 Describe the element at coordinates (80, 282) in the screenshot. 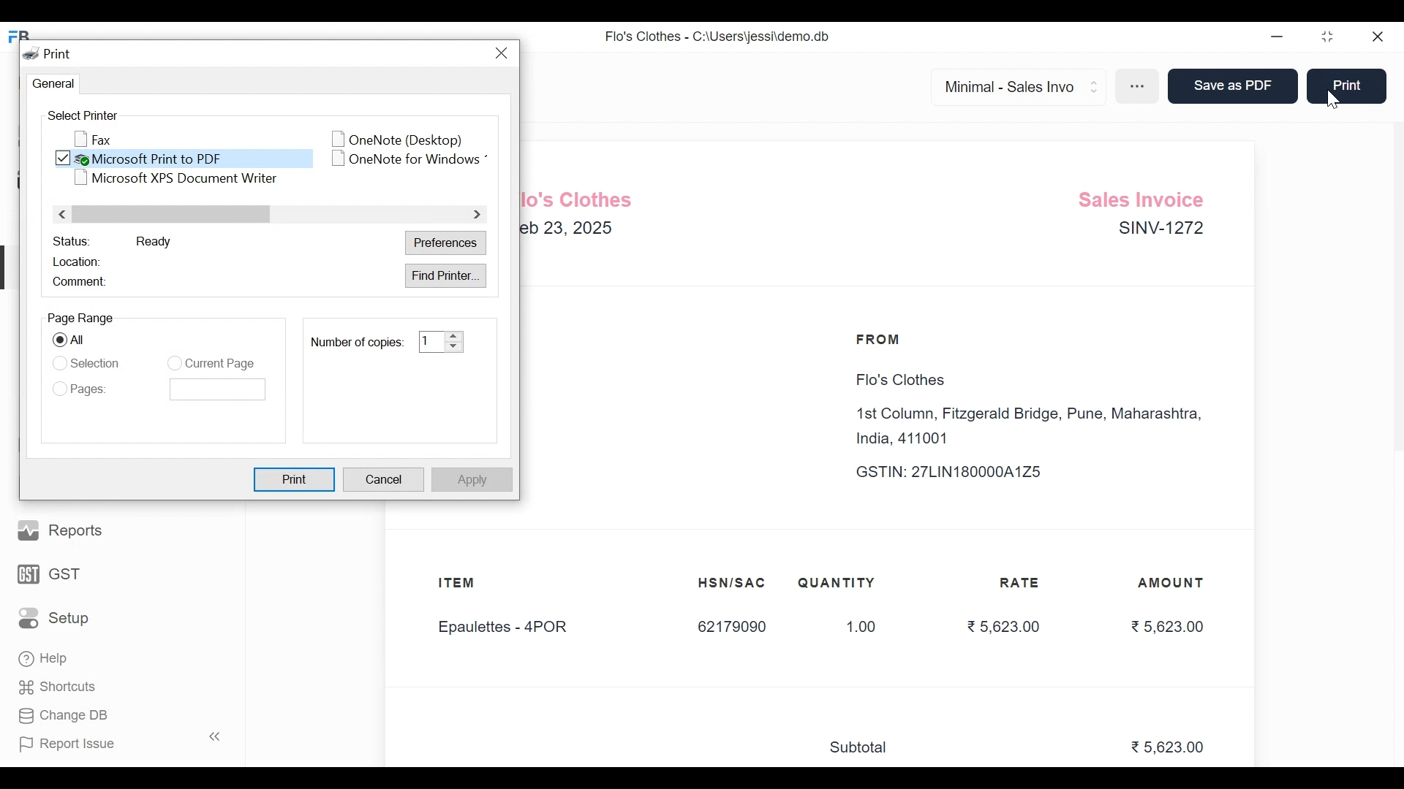

I see `Comment` at that location.